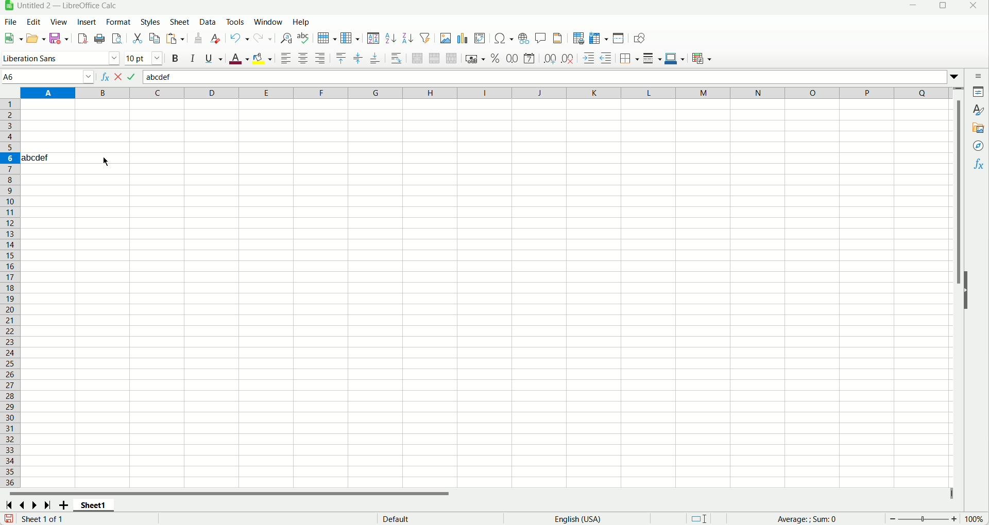 Image resolution: width=989 pixels, height=525 pixels. What do you see at coordinates (426, 38) in the screenshot?
I see `auto filter` at bounding box center [426, 38].